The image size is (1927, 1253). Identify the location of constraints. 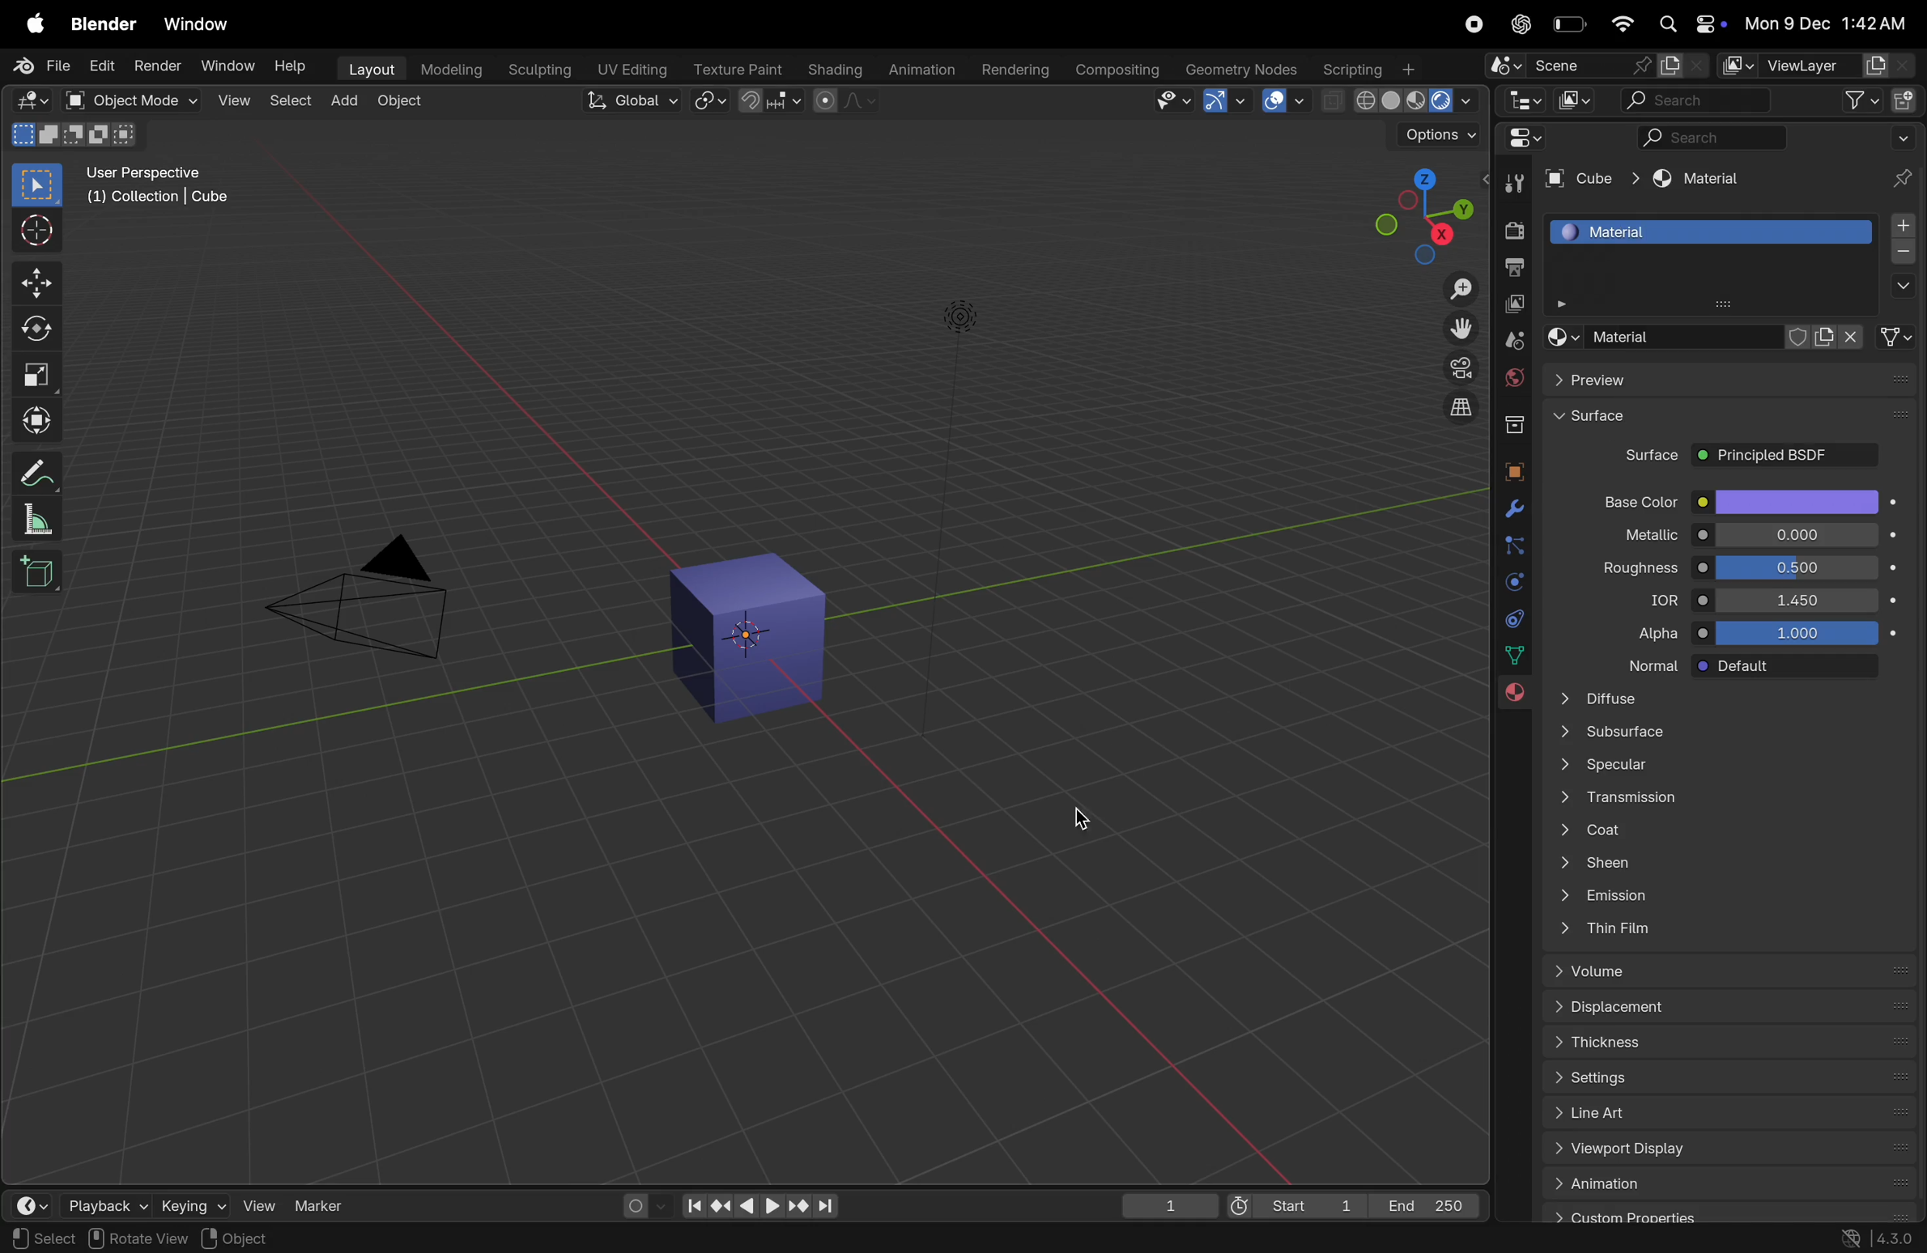
(1512, 618).